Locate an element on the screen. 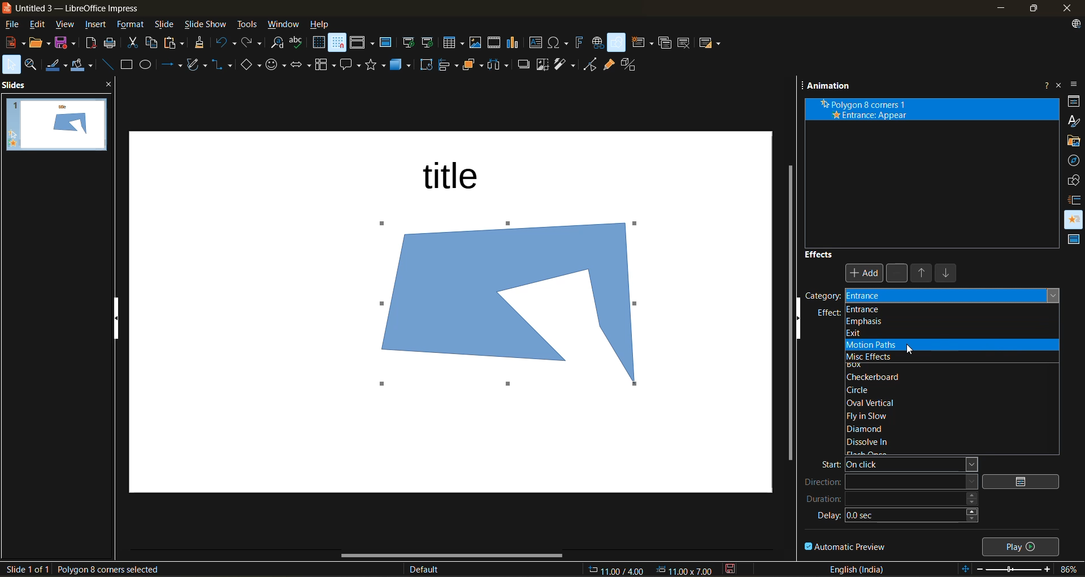 This screenshot has height=577, width=1085. crop image is located at coordinates (541, 65).